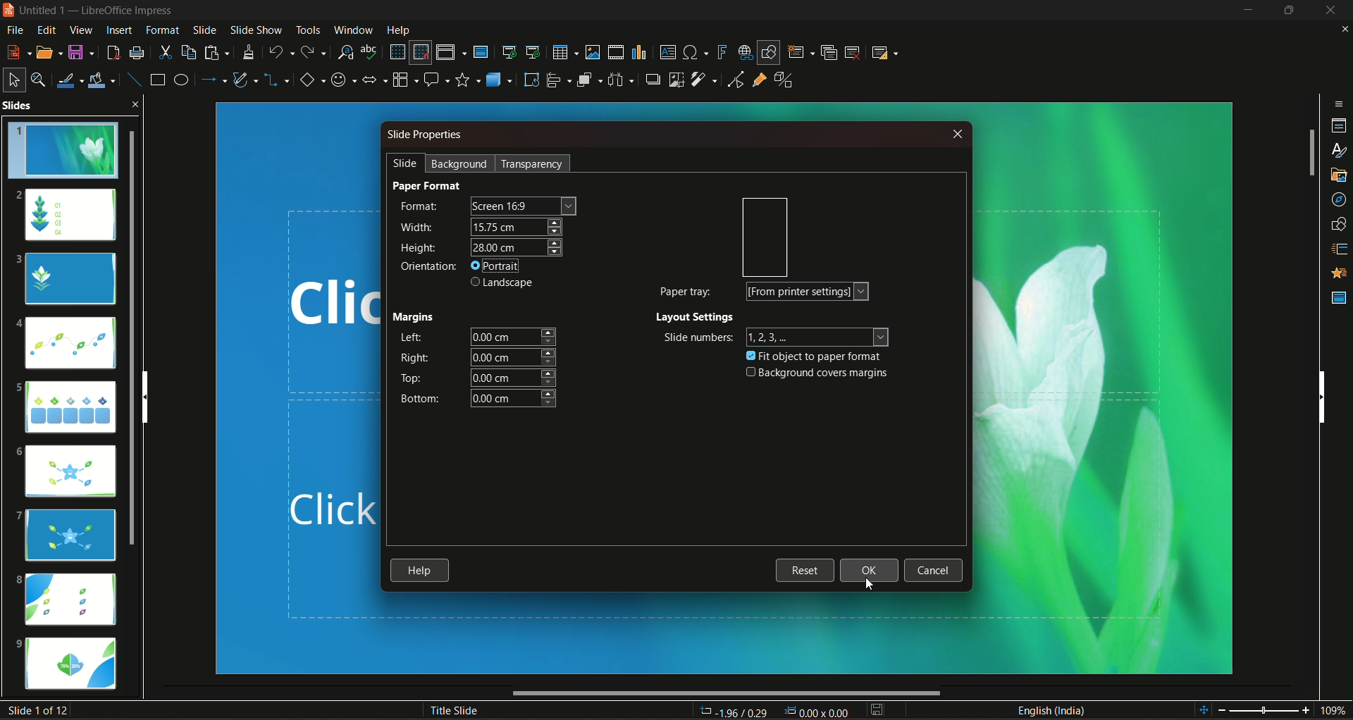 The width and height of the screenshot is (1353, 720). I want to click on find and replace, so click(345, 51).